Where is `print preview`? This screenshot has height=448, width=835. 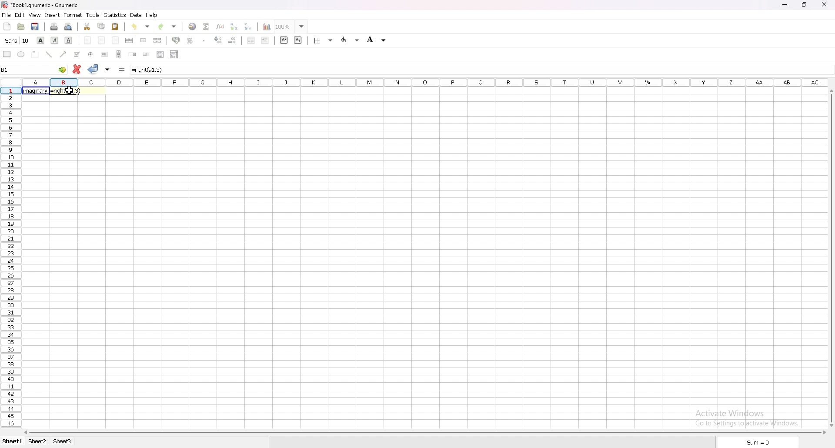
print preview is located at coordinates (68, 27).